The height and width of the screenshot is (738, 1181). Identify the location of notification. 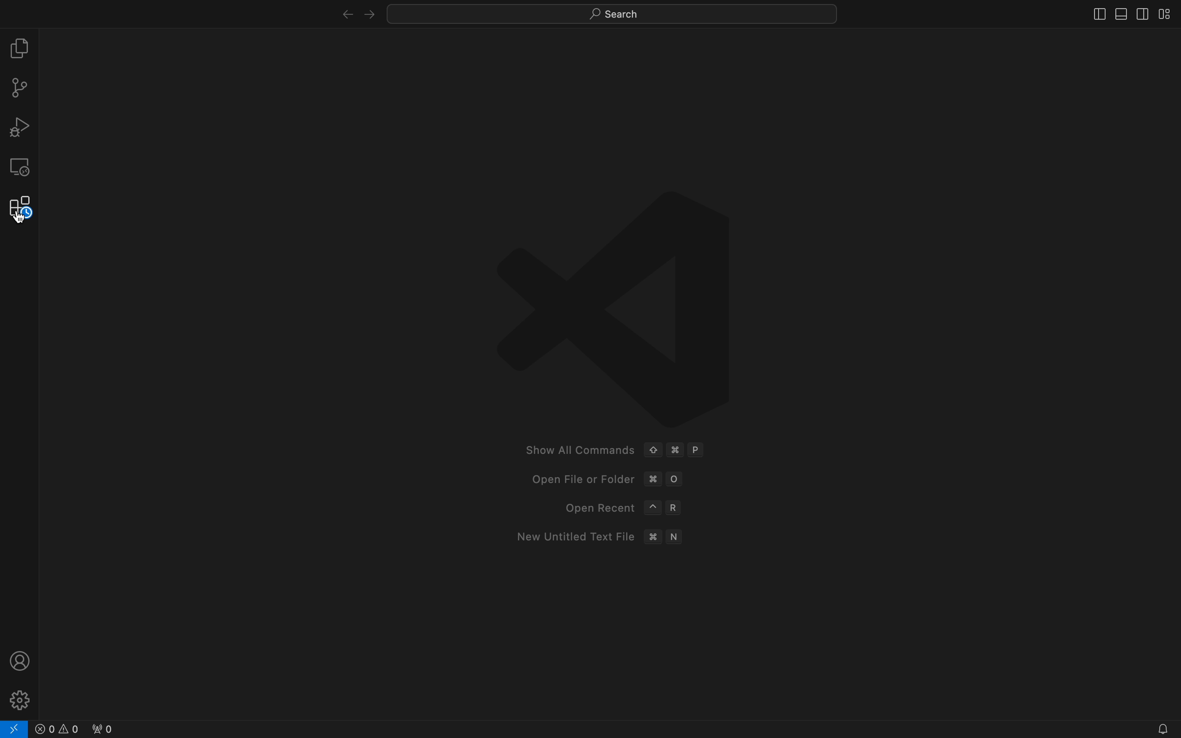
(1153, 727).